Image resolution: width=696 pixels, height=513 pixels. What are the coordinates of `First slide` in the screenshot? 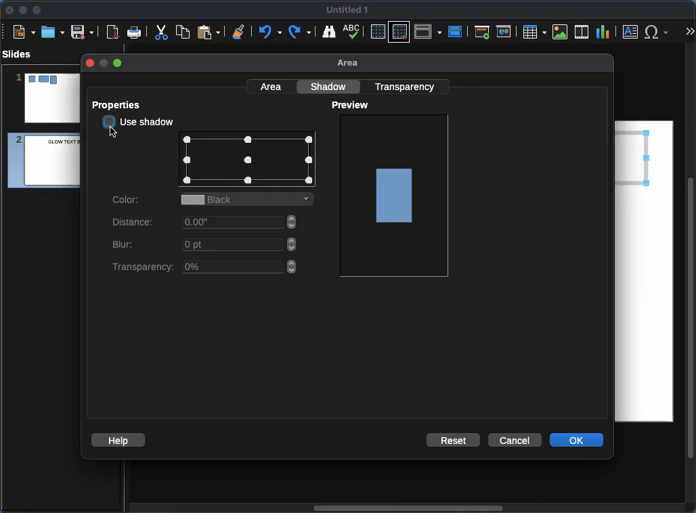 It's located at (482, 32).